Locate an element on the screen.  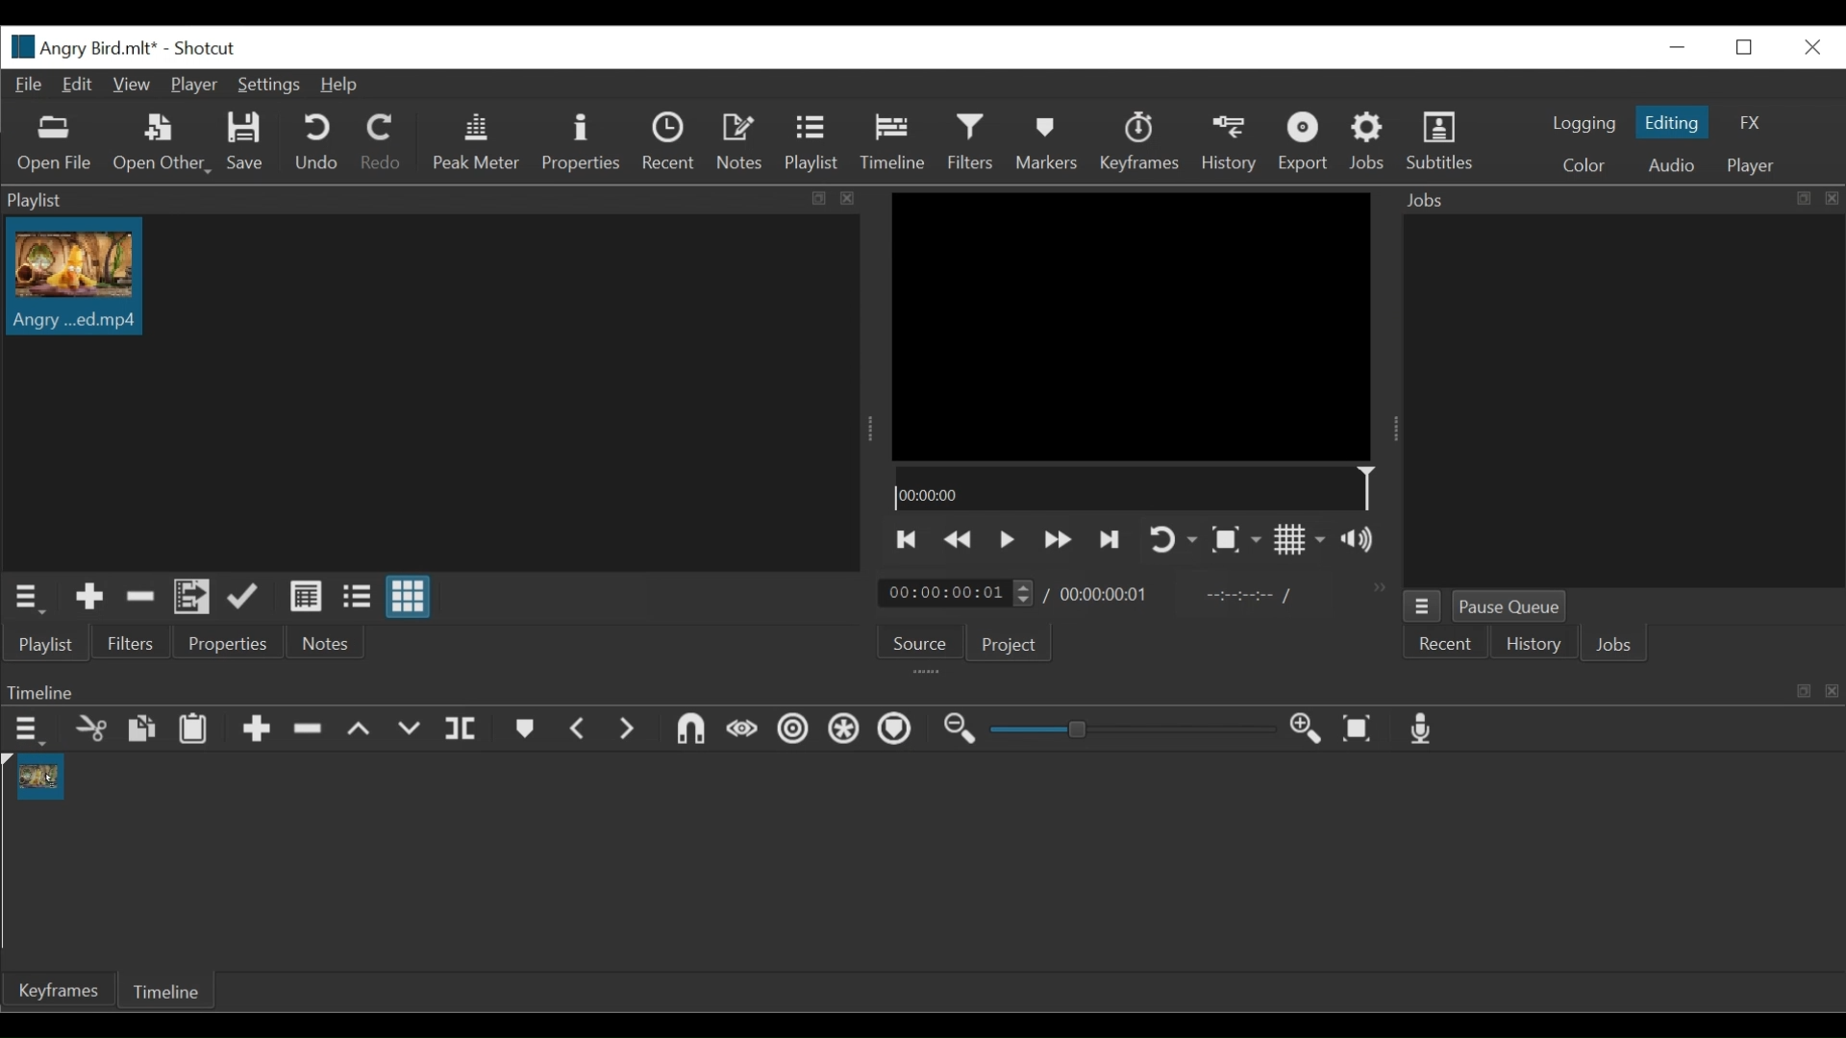
Total Duration is located at coordinates (1107, 595).